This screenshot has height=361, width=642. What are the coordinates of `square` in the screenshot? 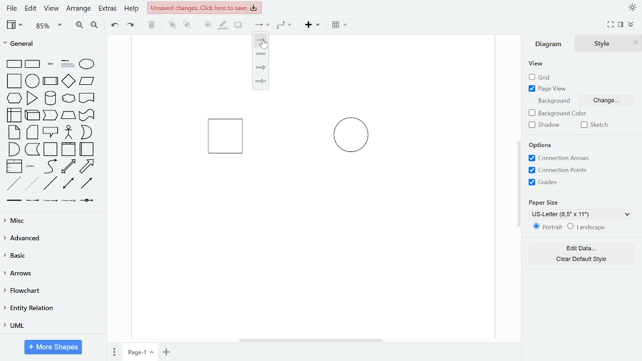 It's located at (15, 82).